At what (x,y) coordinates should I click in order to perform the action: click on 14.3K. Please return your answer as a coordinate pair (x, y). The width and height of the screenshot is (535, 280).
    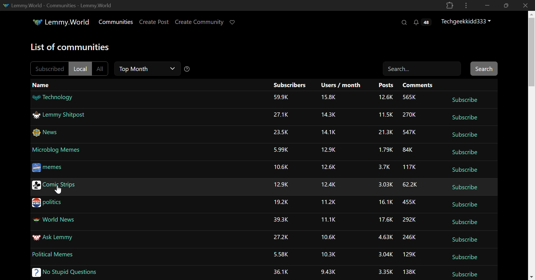
    Looking at the image, I should click on (328, 114).